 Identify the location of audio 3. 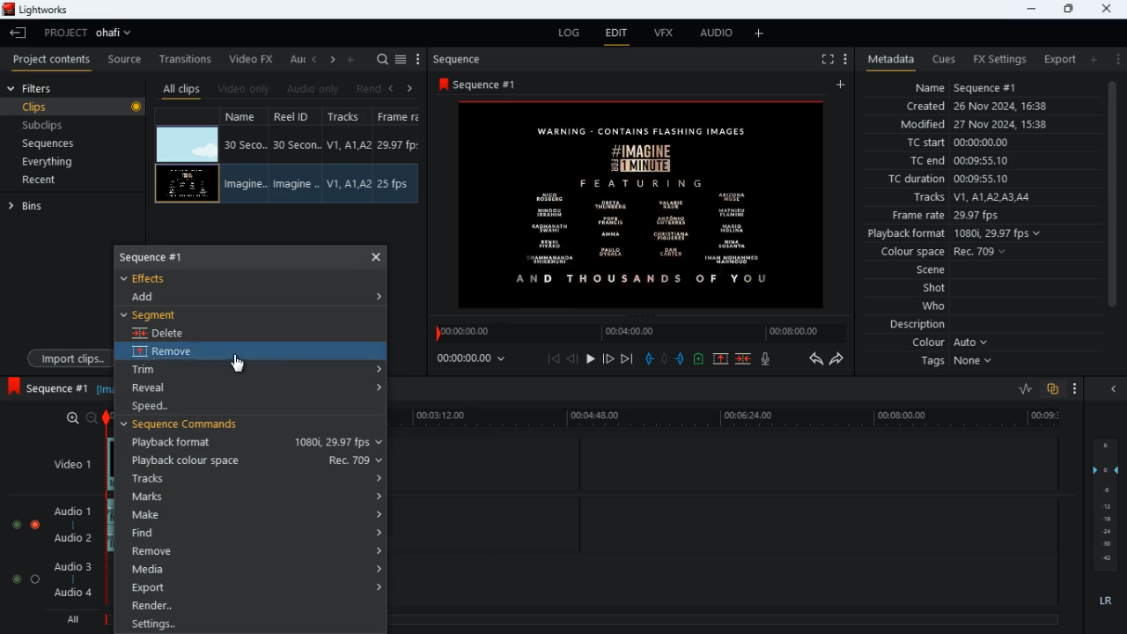
(73, 567).